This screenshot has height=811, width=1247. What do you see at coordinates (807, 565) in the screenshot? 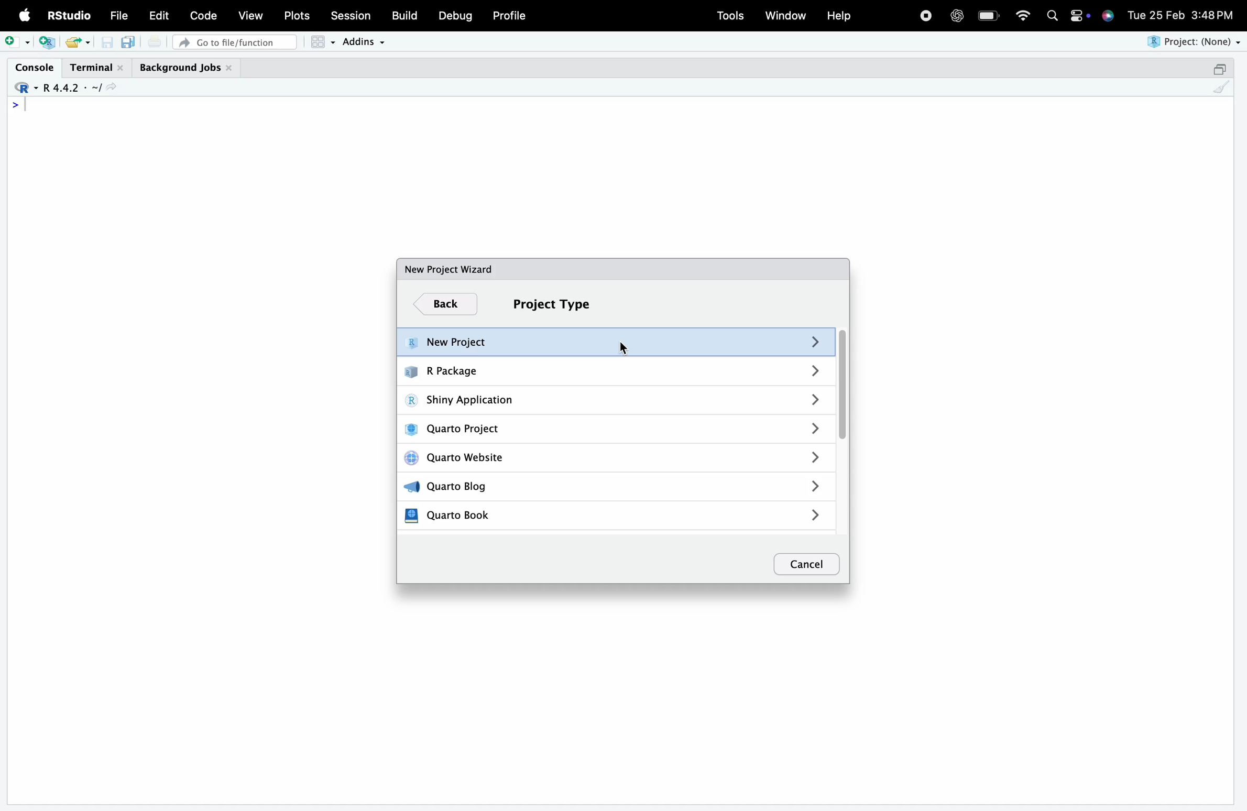
I see `Cancel` at bounding box center [807, 565].